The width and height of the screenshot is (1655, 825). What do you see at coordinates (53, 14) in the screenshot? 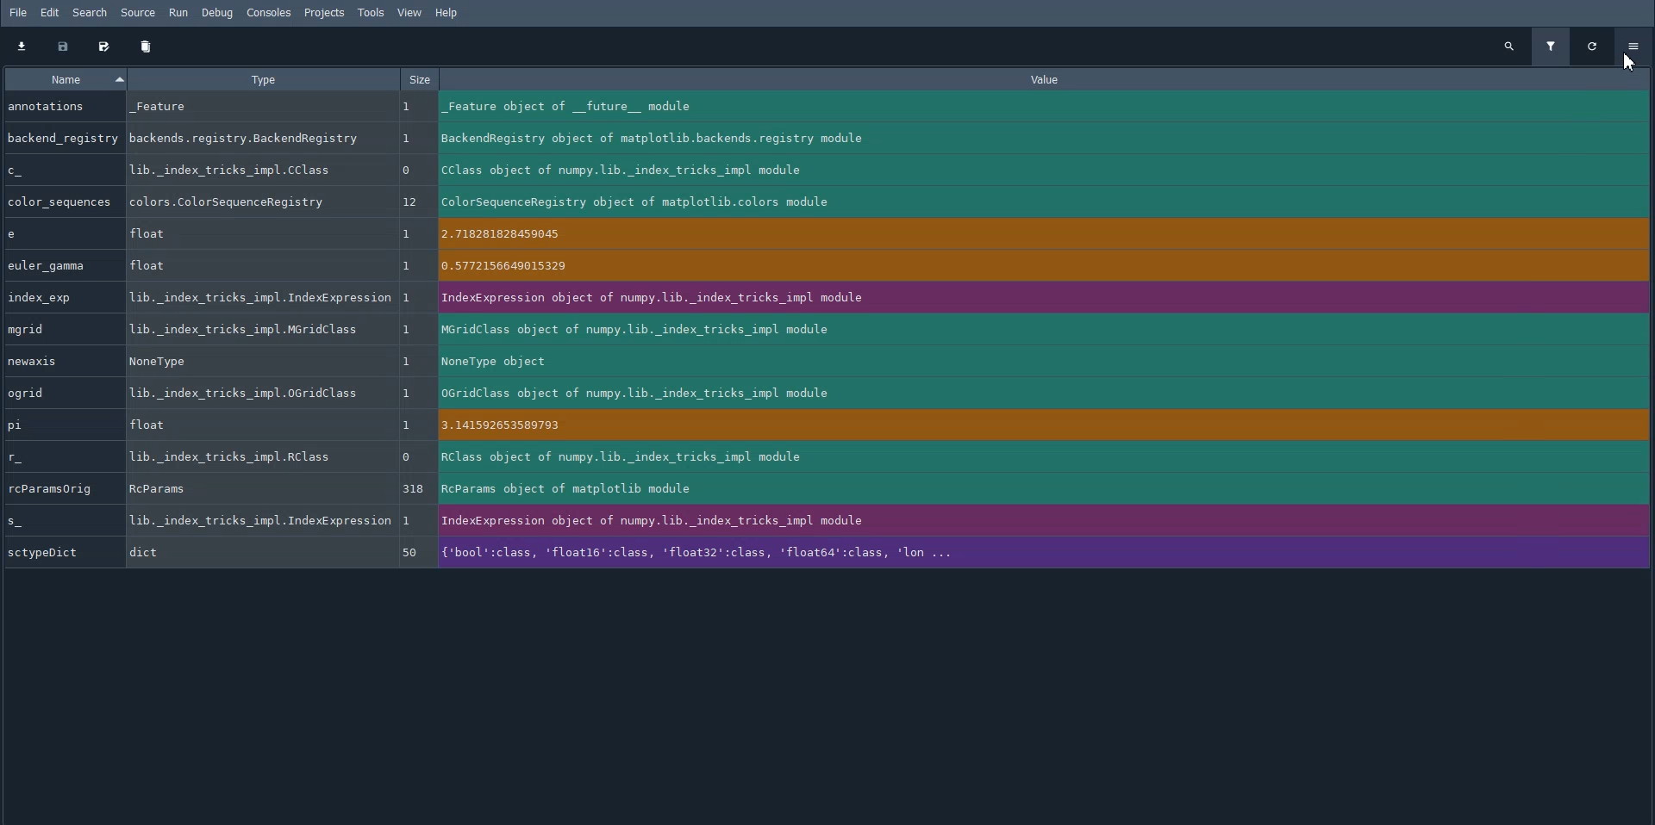
I see `Edit` at bounding box center [53, 14].